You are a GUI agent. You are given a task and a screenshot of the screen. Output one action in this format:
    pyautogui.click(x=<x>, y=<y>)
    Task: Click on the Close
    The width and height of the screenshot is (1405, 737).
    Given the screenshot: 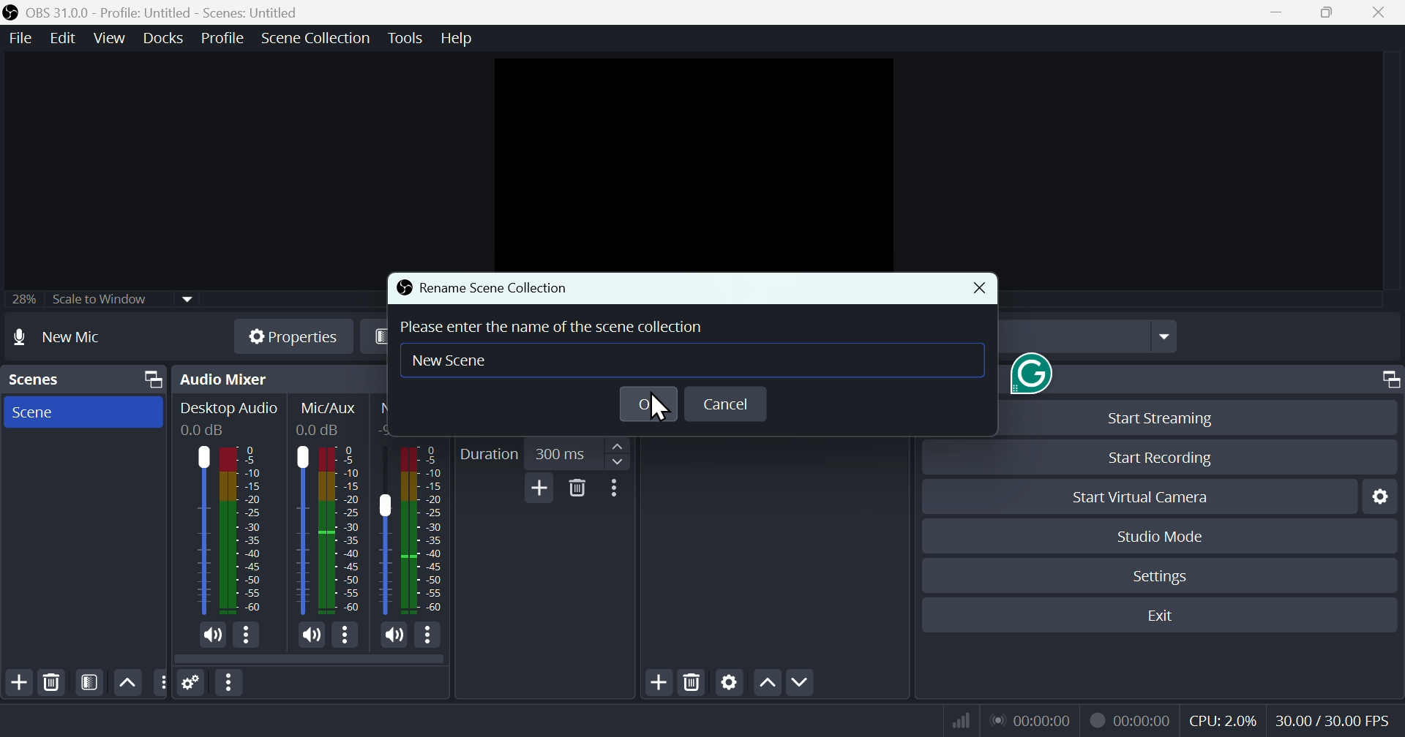 What is the action you would take?
    pyautogui.click(x=983, y=289)
    